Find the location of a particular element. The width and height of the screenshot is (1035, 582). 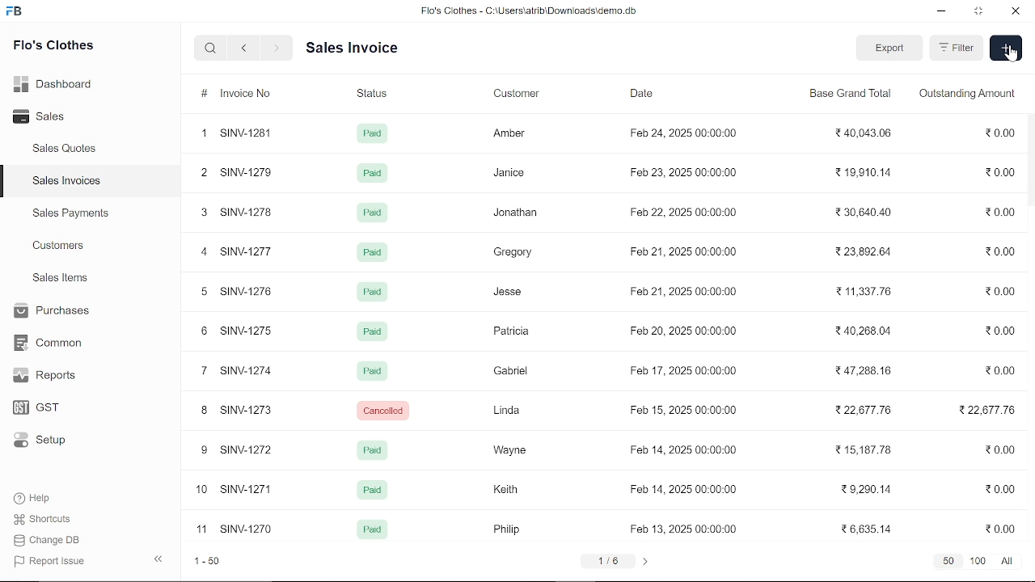

Report Issue is located at coordinates (49, 560).